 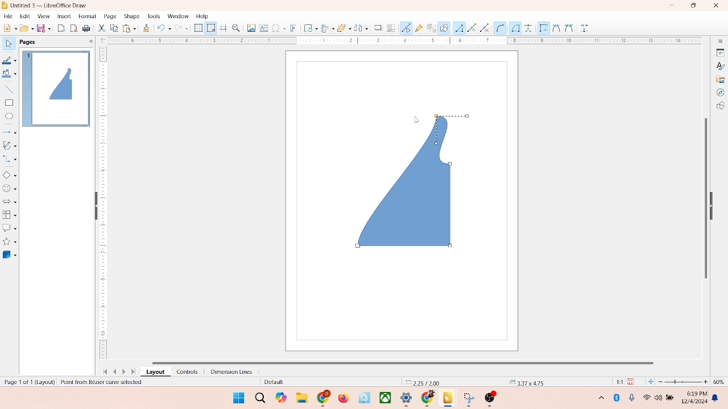 I want to click on connector, so click(x=10, y=159).